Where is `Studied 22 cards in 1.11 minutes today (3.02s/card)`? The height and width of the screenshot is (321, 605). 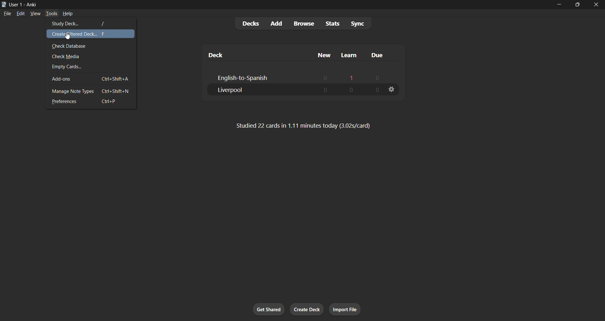
Studied 22 cards in 1.11 minutes today (3.02s/card) is located at coordinates (307, 125).